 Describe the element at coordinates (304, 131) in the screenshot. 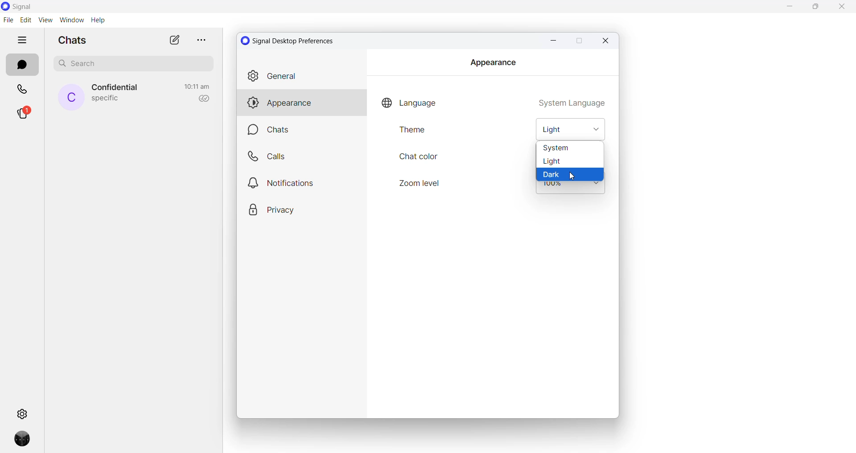

I see `chat` at that location.